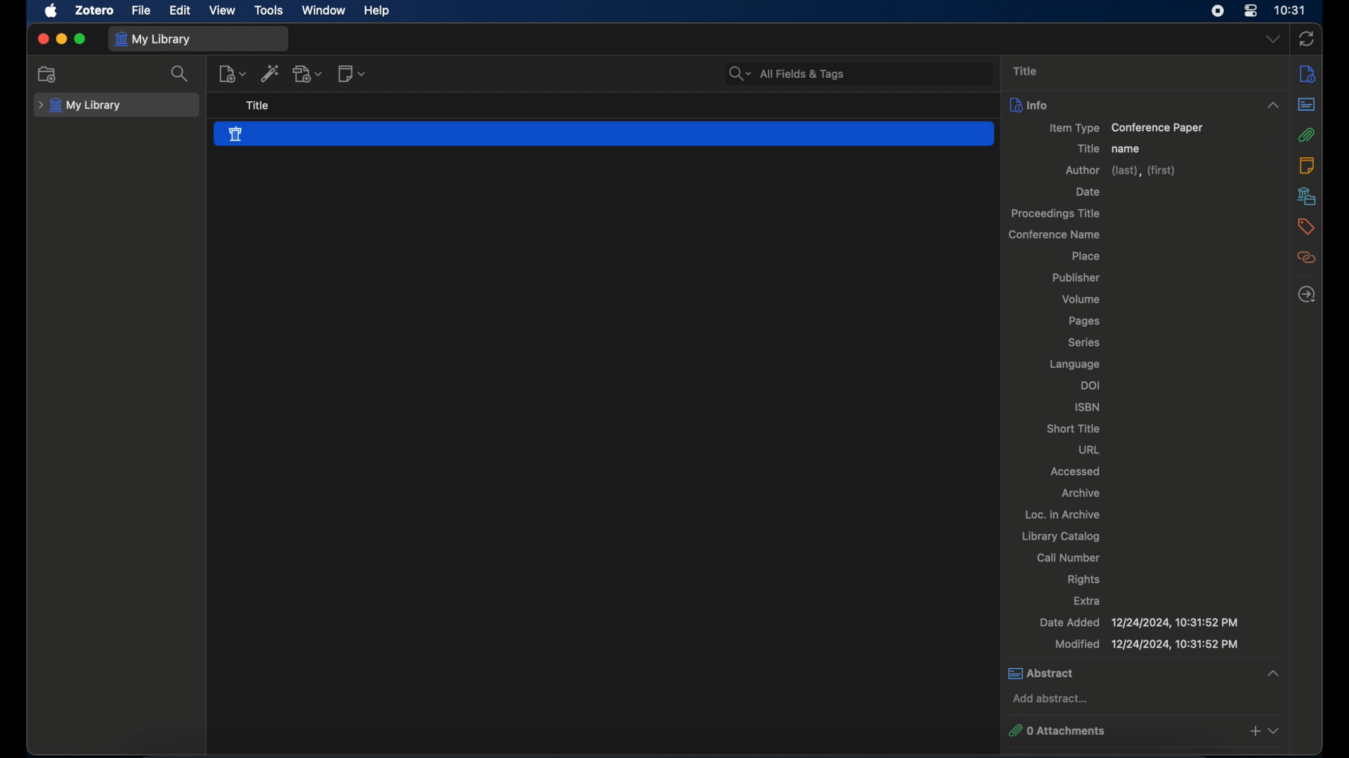 This screenshot has width=1349, height=758. Describe the element at coordinates (1307, 135) in the screenshot. I see `attachments` at that location.